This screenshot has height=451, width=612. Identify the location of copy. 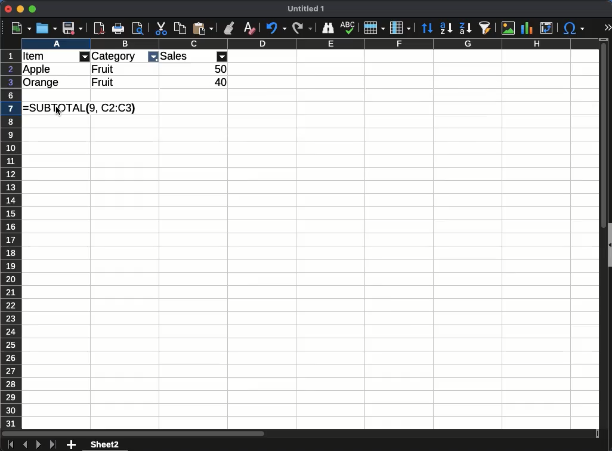
(180, 29).